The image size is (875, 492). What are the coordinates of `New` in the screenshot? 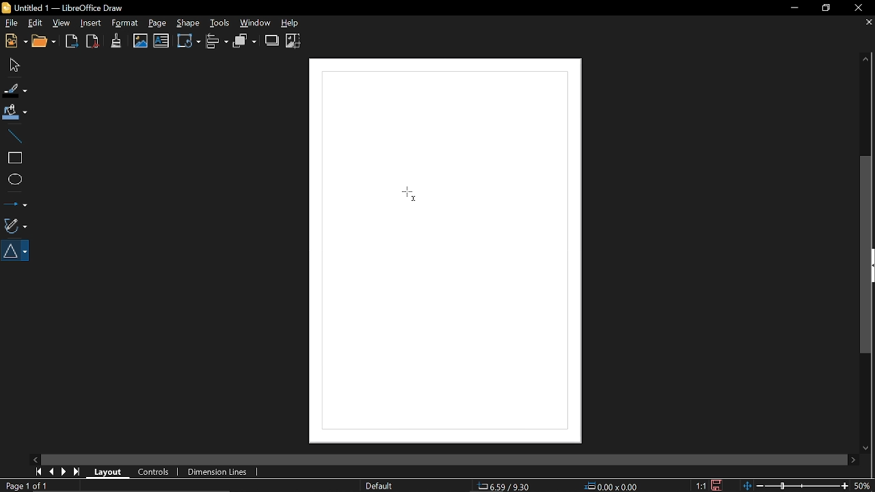 It's located at (14, 42).